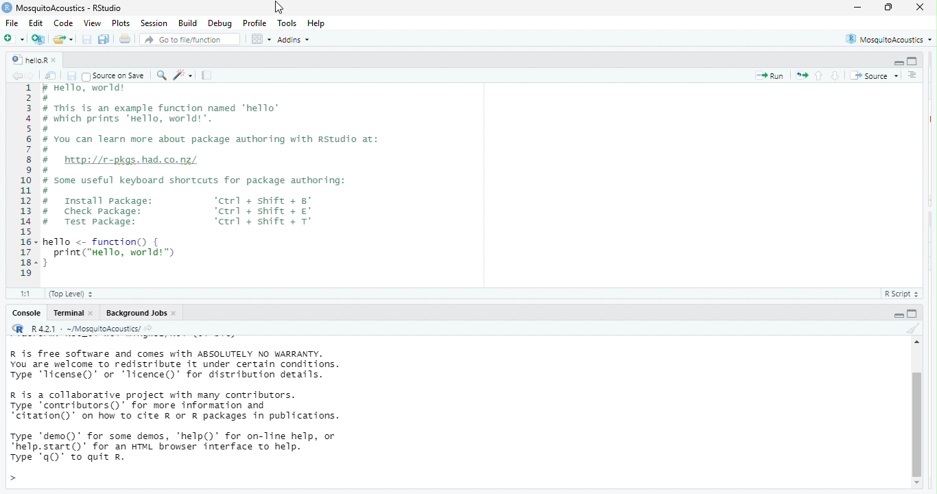 The height and width of the screenshot is (494, 937). What do you see at coordinates (93, 328) in the screenshot?
I see `r 4.2.1~/MosquitoAcoustics/` at bounding box center [93, 328].